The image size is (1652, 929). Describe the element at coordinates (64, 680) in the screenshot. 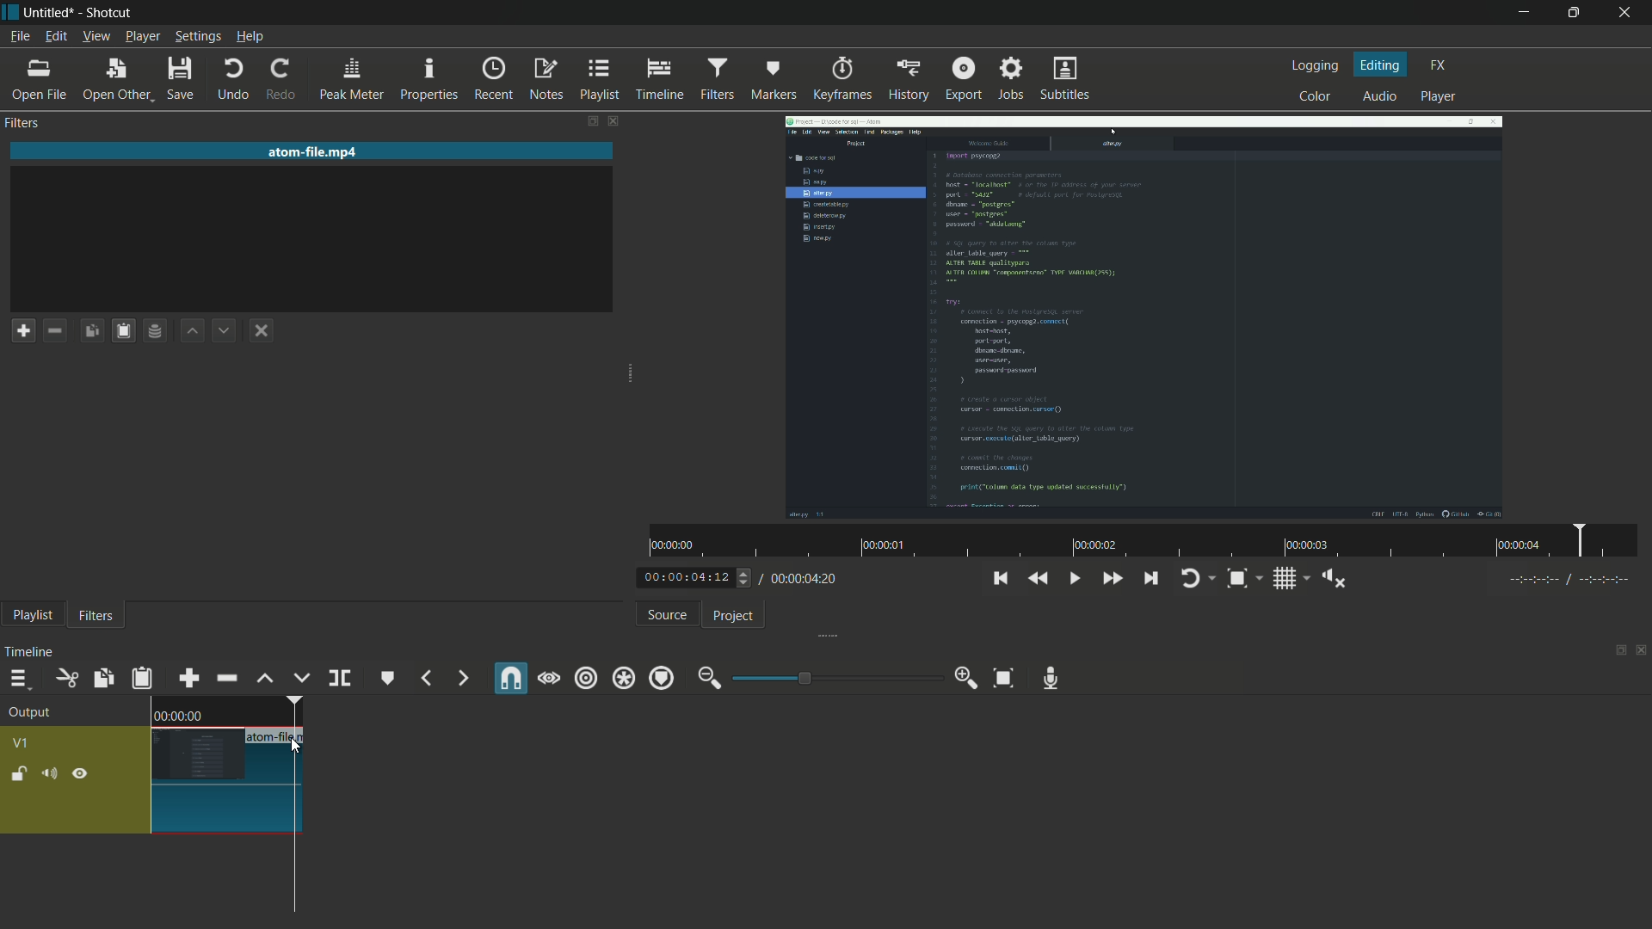

I see `cut` at that location.